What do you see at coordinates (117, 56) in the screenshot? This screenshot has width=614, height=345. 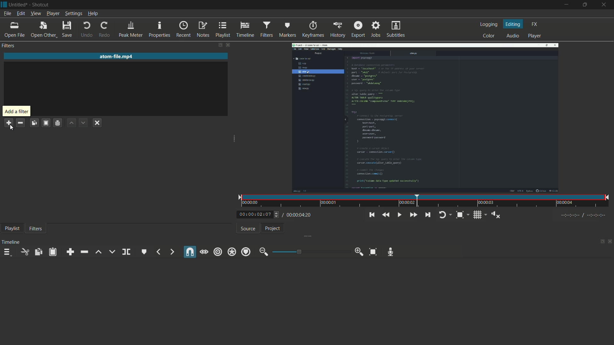 I see `file name` at bounding box center [117, 56].